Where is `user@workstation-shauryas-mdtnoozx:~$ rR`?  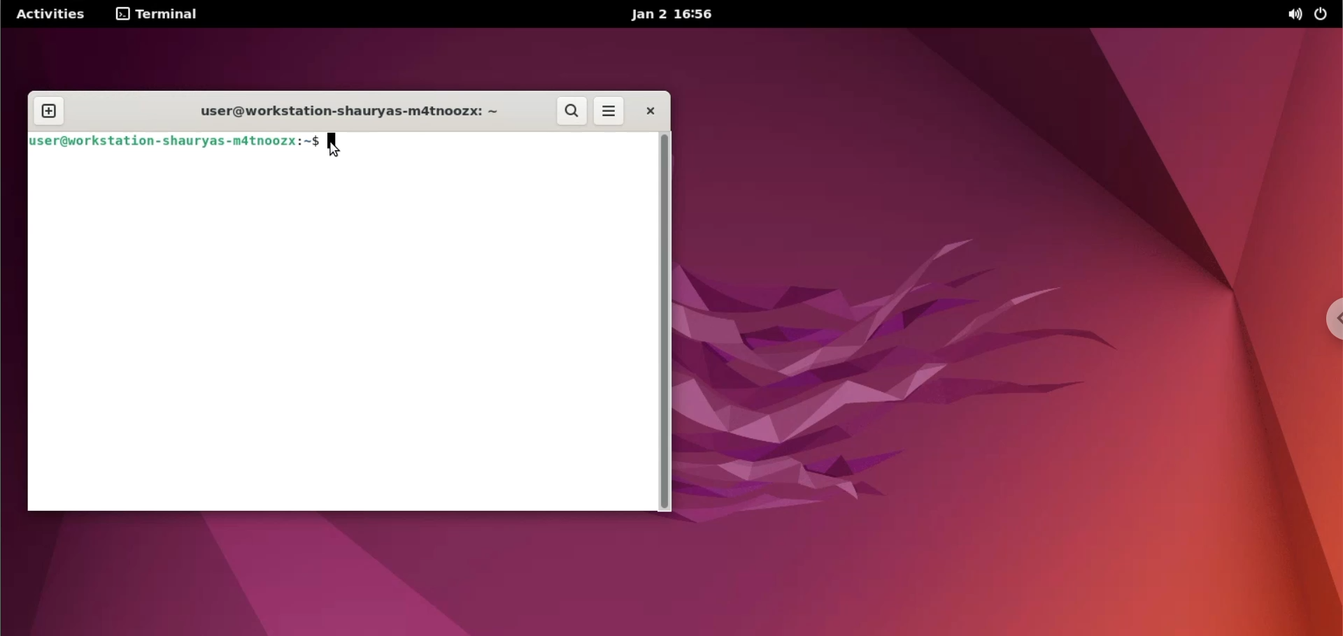 user@workstation-shauryas-mdtnoozx:~$ rR is located at coordinates (178, 141).